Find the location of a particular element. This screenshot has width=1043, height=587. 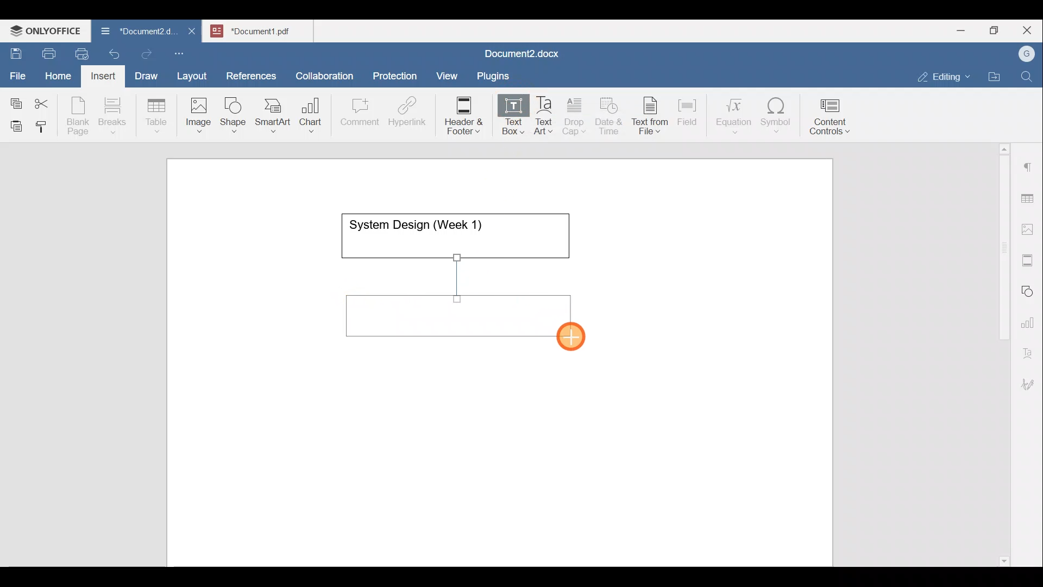

Redo is located at coordinates (146, 54).